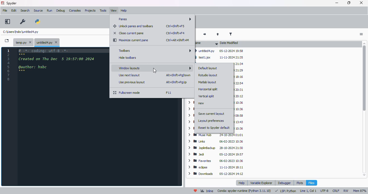 This screenshot has width=368, height=194. Describe the element at coordinates (325, 191) in the screenshot. I see `UTF-8` at that location.